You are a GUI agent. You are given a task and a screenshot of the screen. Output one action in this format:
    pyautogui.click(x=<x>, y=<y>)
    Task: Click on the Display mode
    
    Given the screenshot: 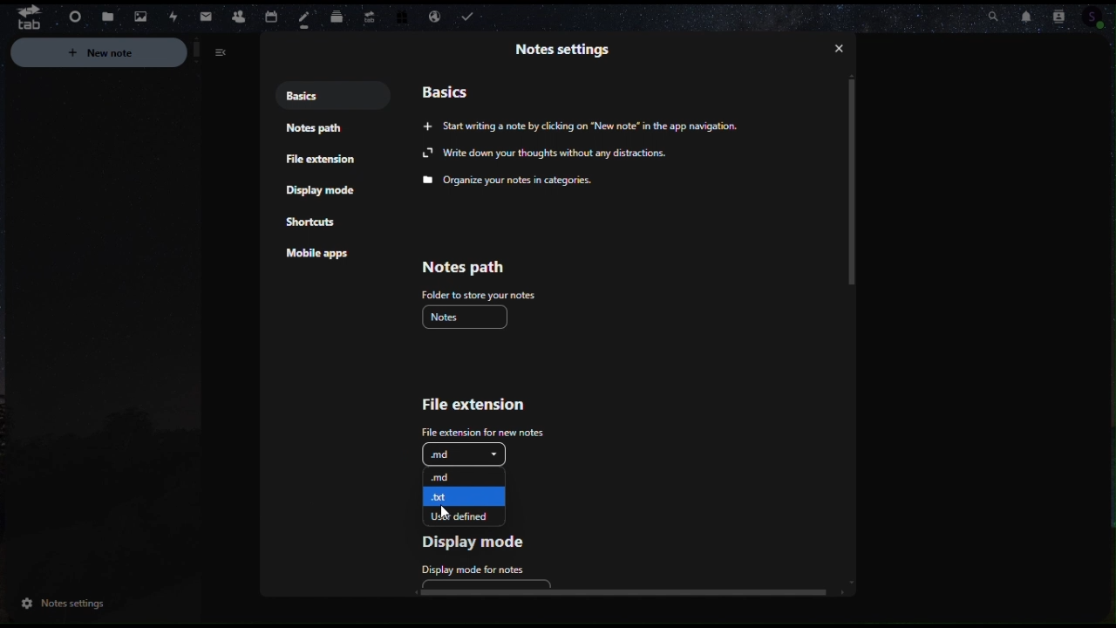 What is the action you would take?
    pyautogui.click(x=484, y=541)
    